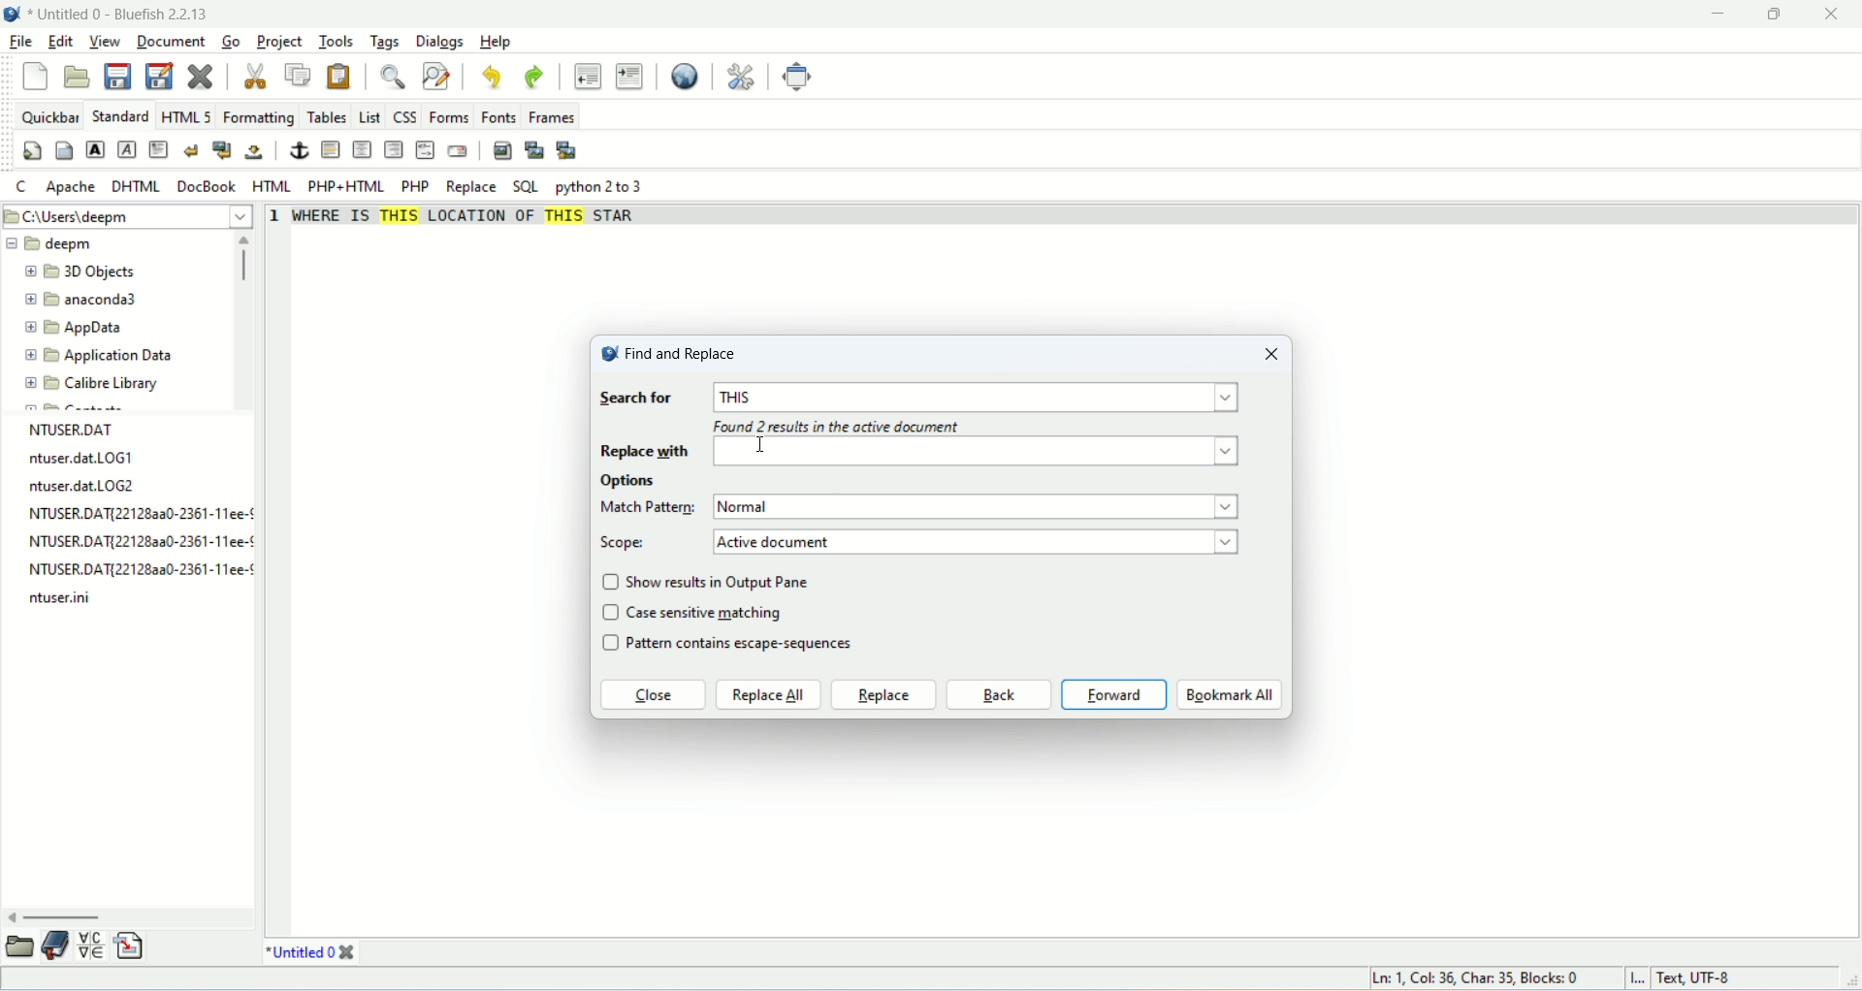 This screenshot has width=1862, height=991. What do you see at coordinates (298, 150) in the screenshot?
I see `anchor` at bounding box center [298, 150].